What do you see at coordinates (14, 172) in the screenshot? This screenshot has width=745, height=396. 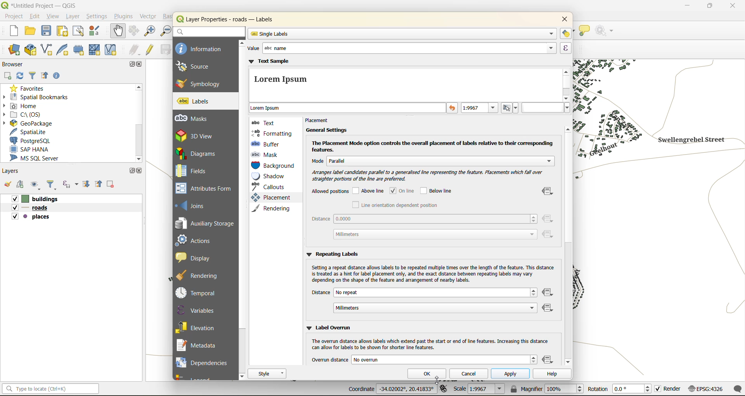 I see `layers` at bounding box center [14, 172].